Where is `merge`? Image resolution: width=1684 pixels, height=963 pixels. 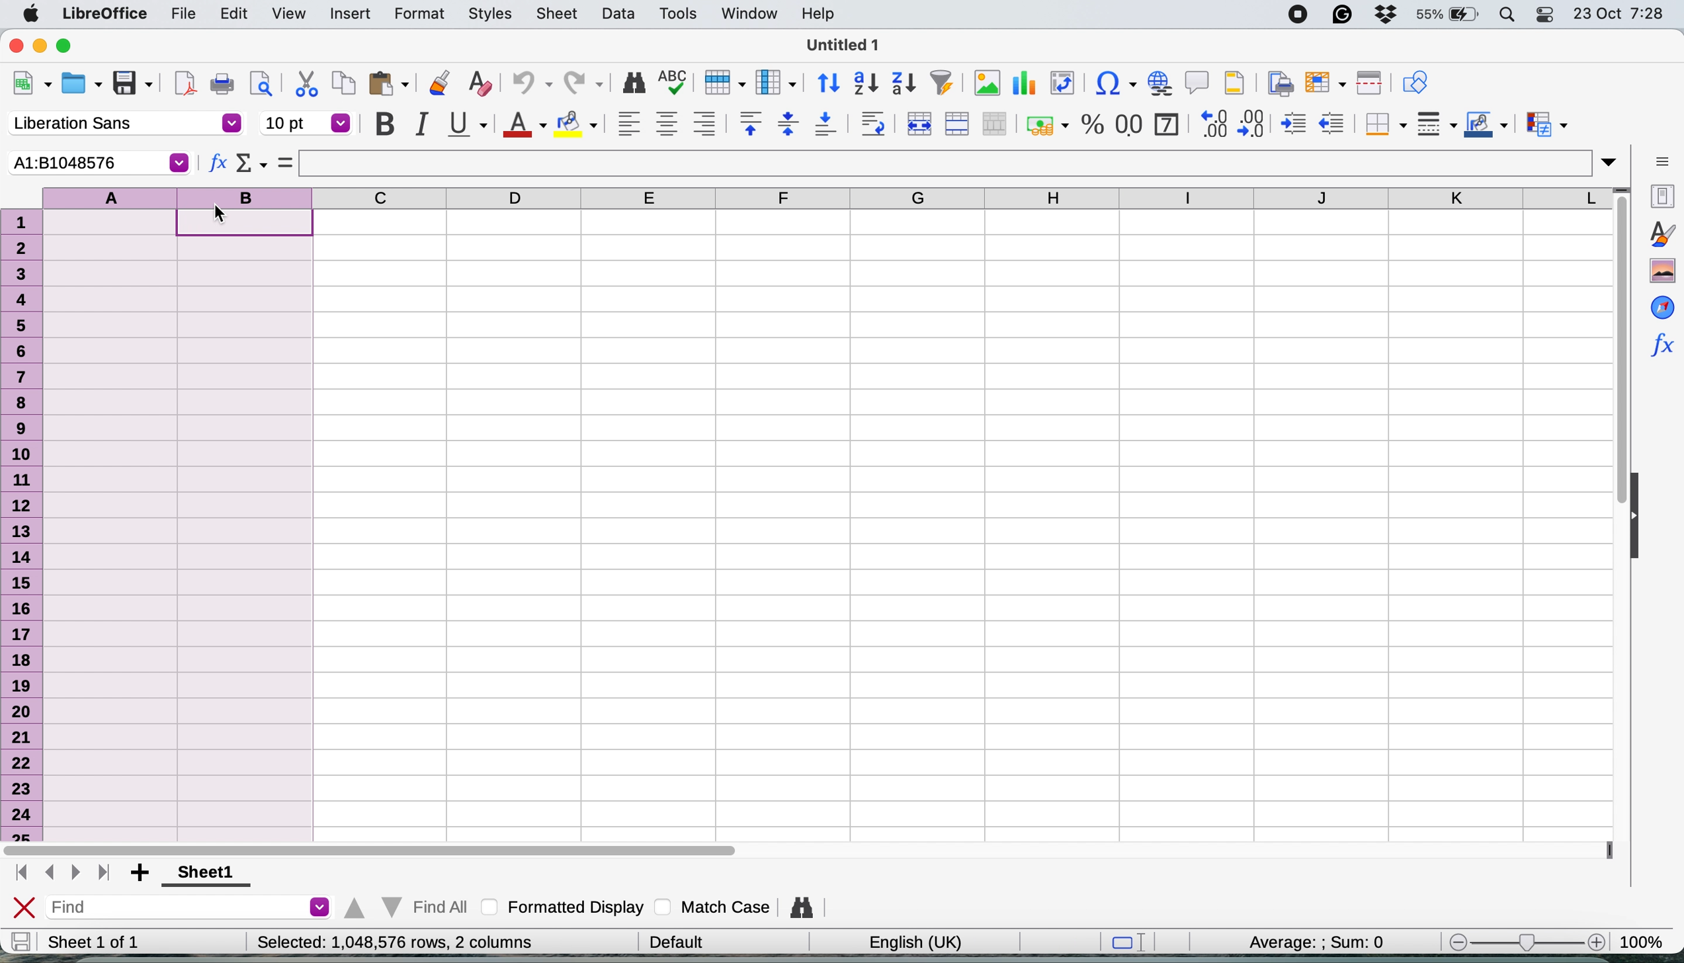 merge is located at coordinates (956, 124).